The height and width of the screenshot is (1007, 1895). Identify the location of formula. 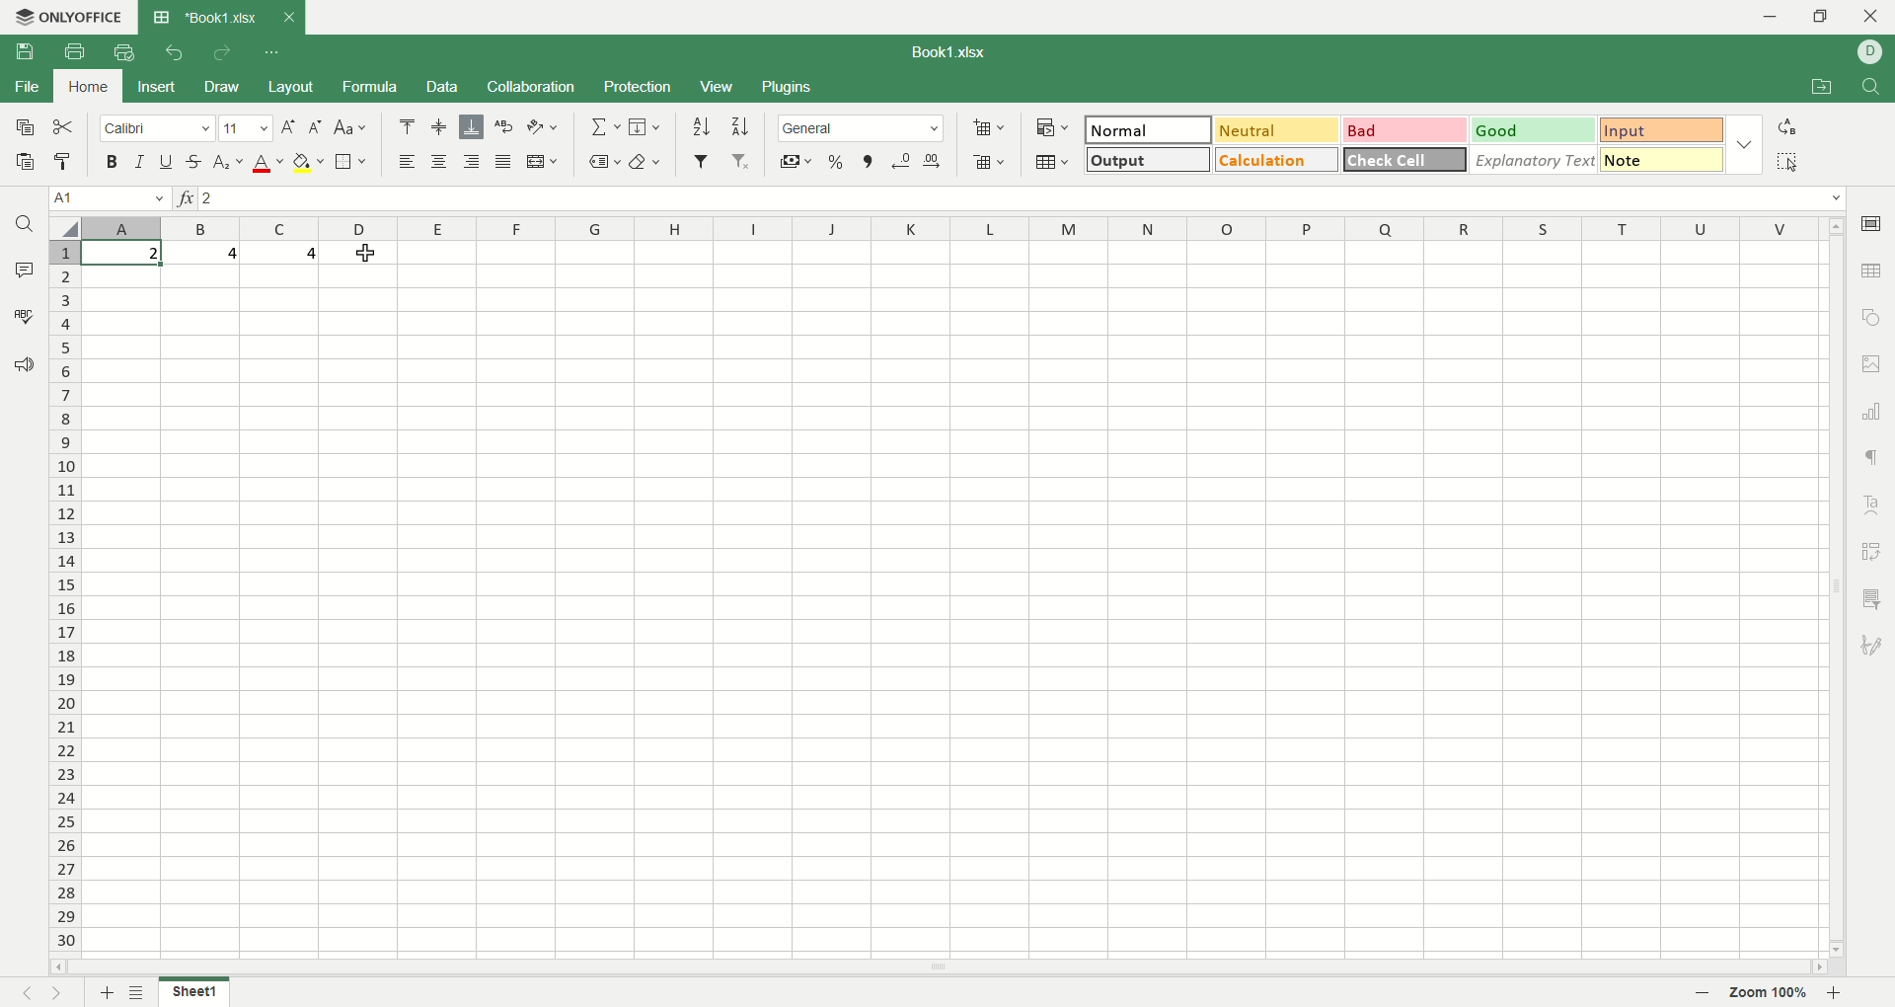
(369, 86).